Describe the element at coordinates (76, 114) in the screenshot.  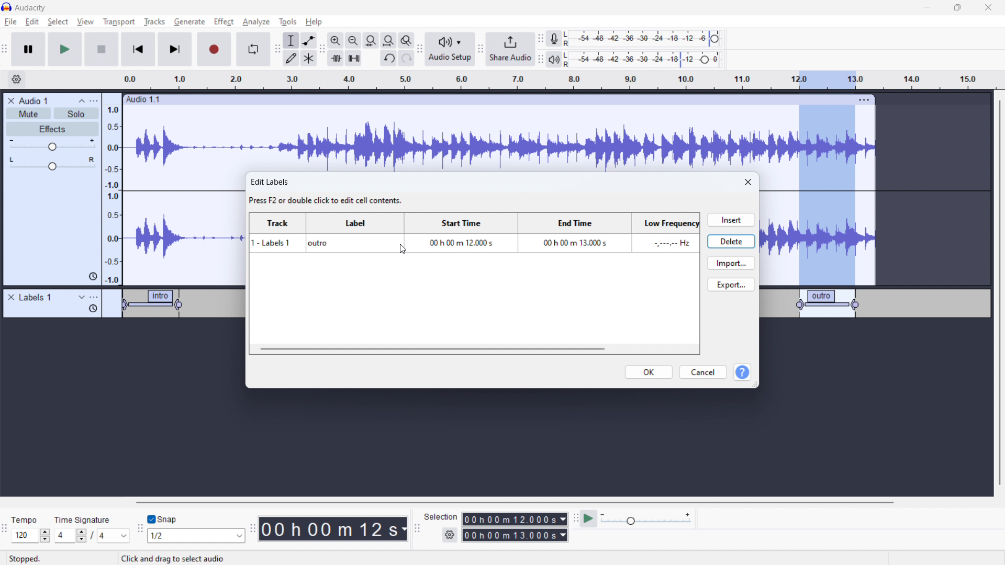
I see `solo` at that location.